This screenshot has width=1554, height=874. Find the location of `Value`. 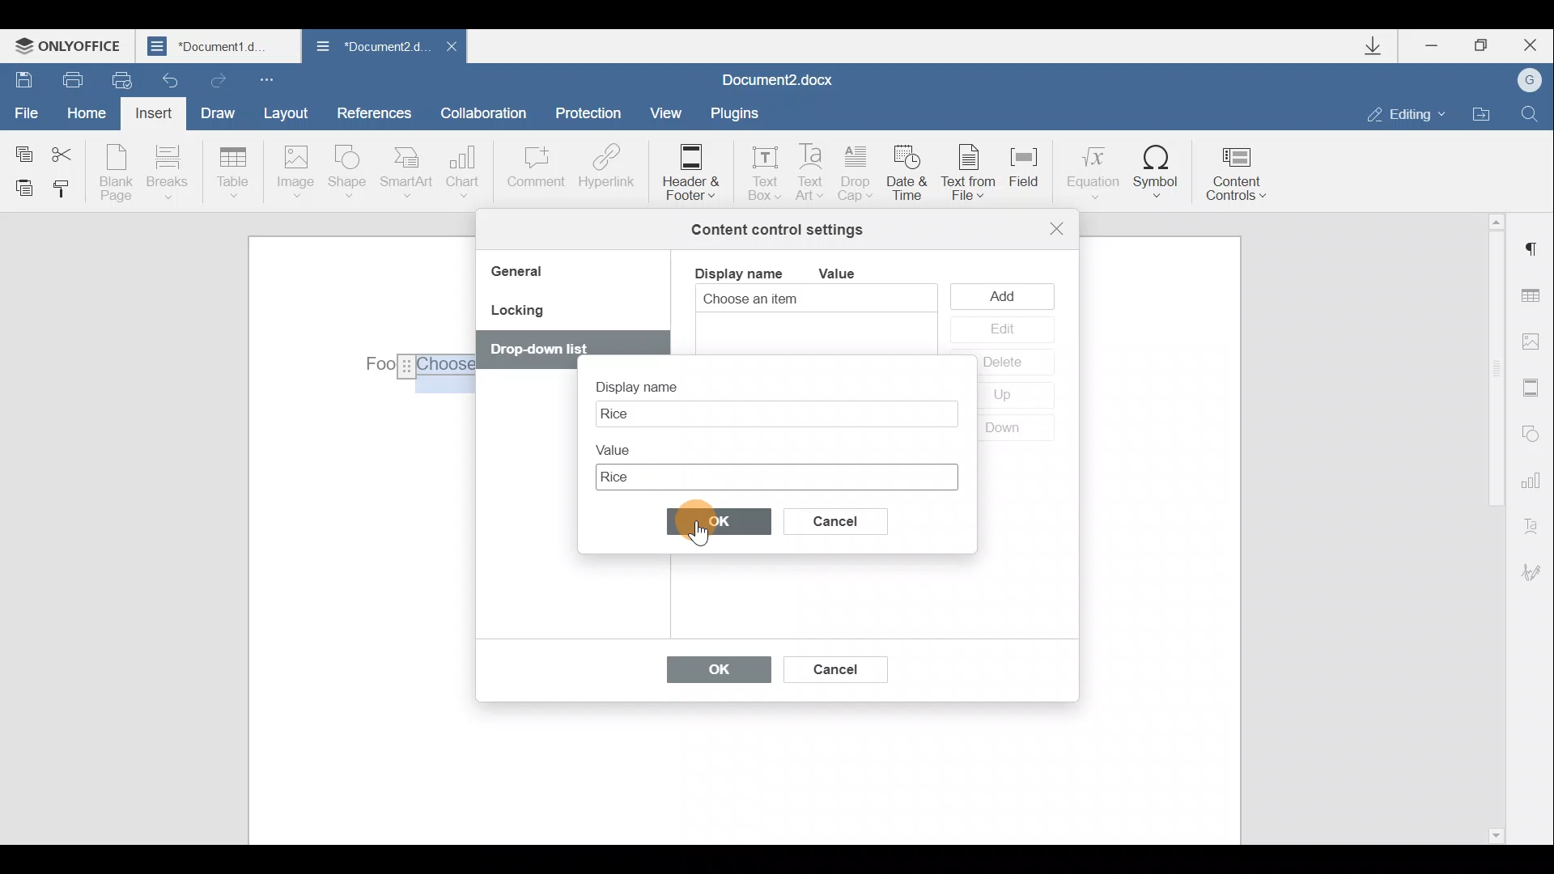

Value is located at coordinates (620, 447).